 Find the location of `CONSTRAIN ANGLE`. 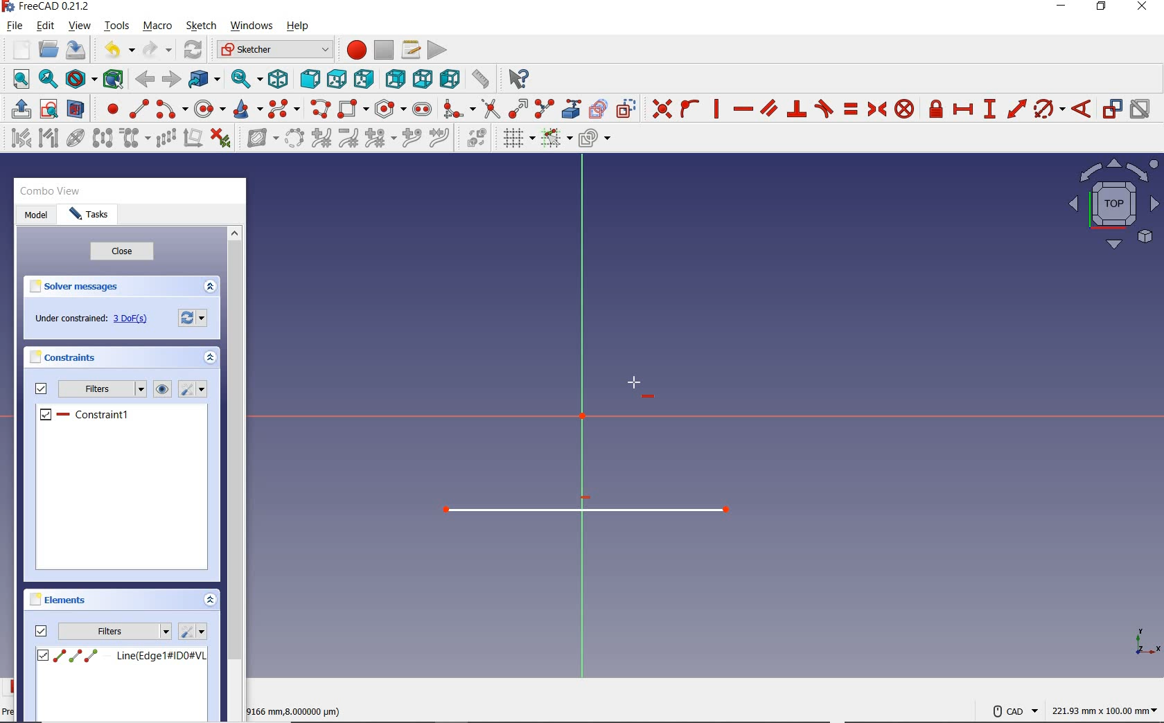

CONSTRAIN ANGLE is located at coordinates (1084, 107).